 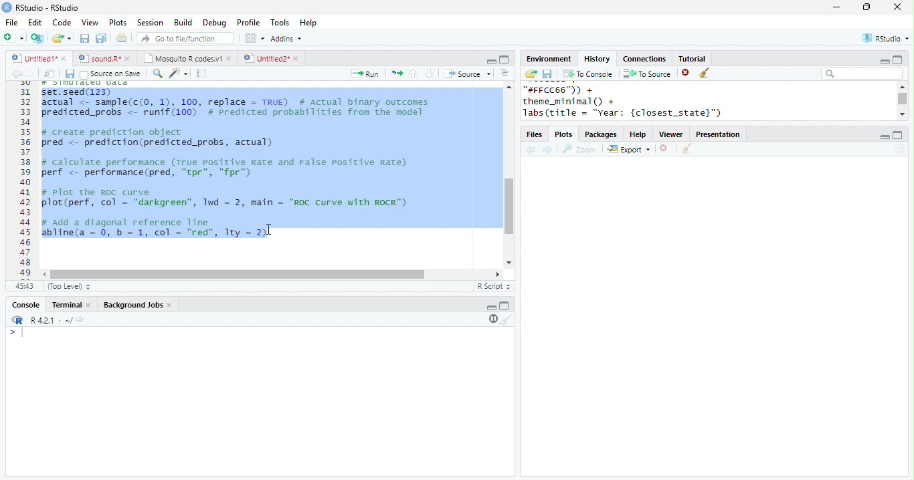 I want to click on scroll bar, so click(x=903, y=99).